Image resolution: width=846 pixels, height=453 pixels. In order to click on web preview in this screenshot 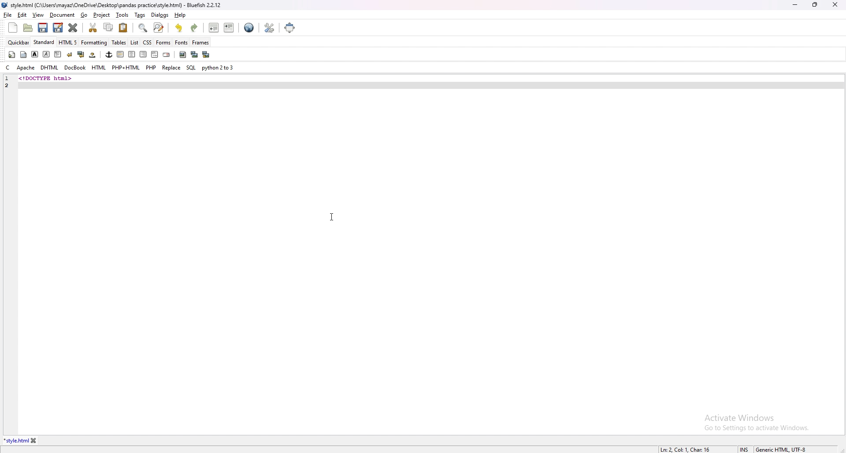, I will do `click(249, 28)`.